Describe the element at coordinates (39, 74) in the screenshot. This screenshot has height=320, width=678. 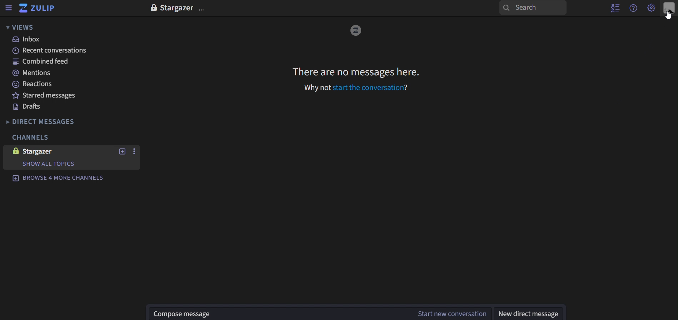
I see `mentions` at that location.